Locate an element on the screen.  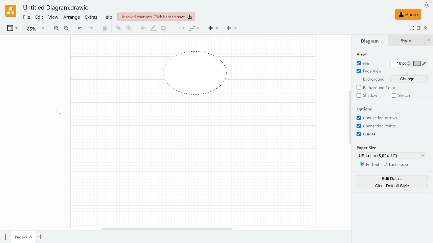
Page view is located at coordinates (369, 72).